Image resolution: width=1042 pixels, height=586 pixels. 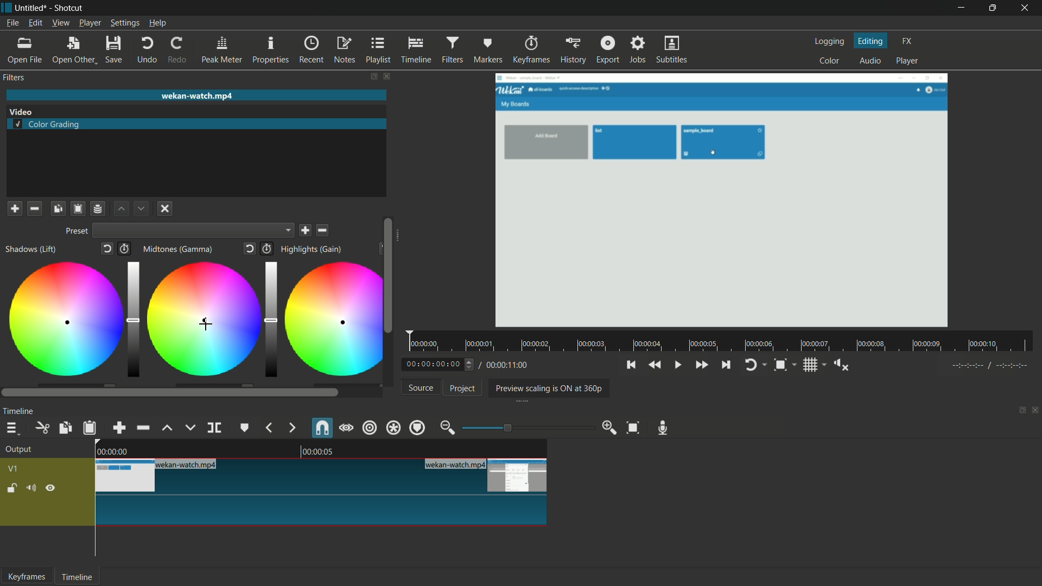 What do you see at coordinates (345, 50) in the screenshot?
I see `notes` at bounding box center [345, 50].